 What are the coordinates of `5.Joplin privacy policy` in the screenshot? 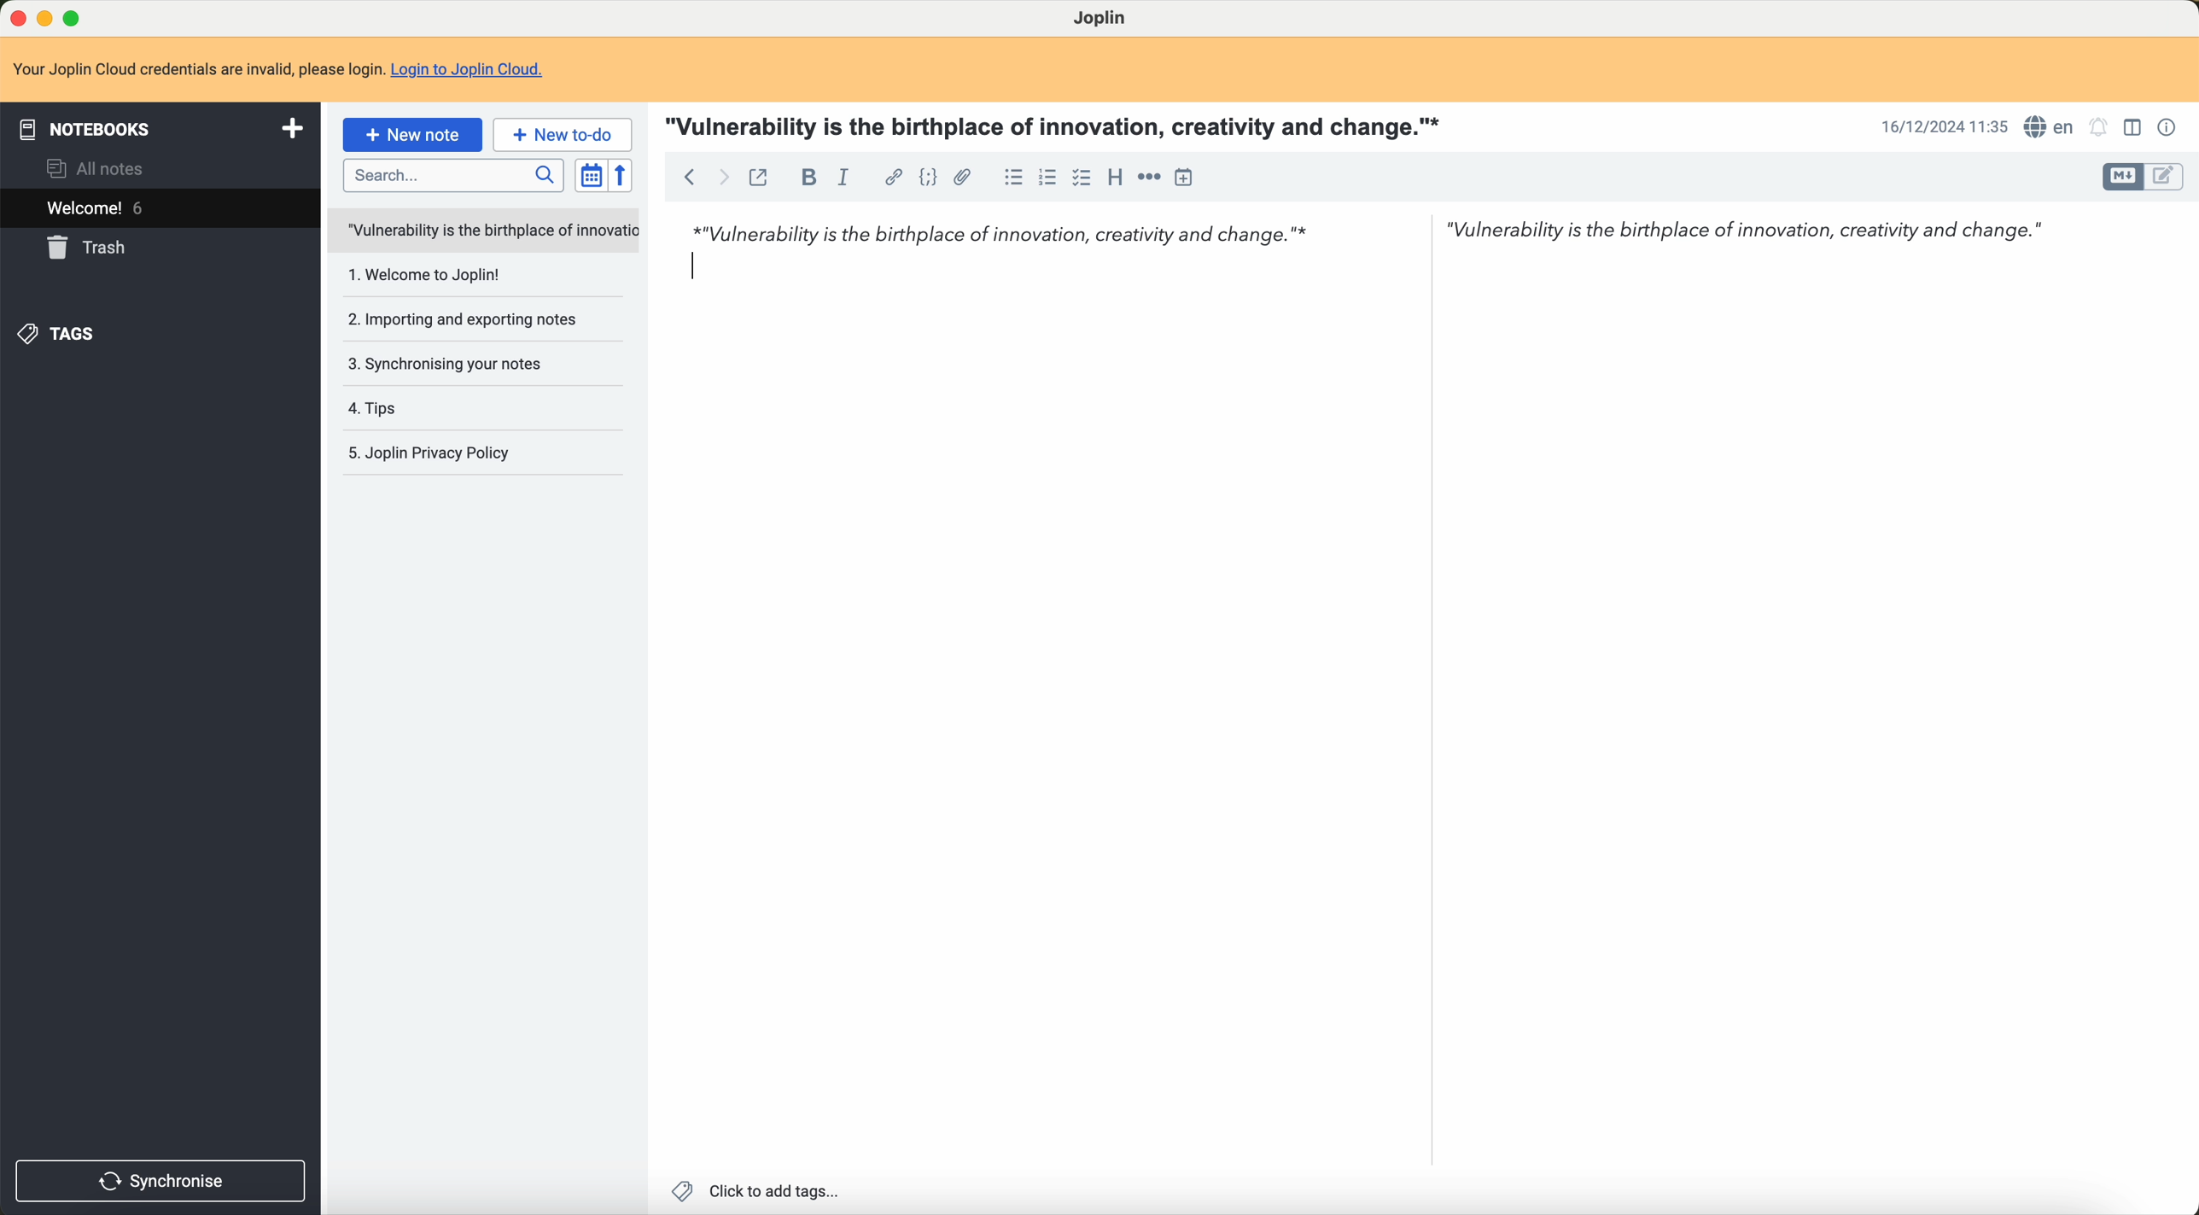 It's located at (438, 453).